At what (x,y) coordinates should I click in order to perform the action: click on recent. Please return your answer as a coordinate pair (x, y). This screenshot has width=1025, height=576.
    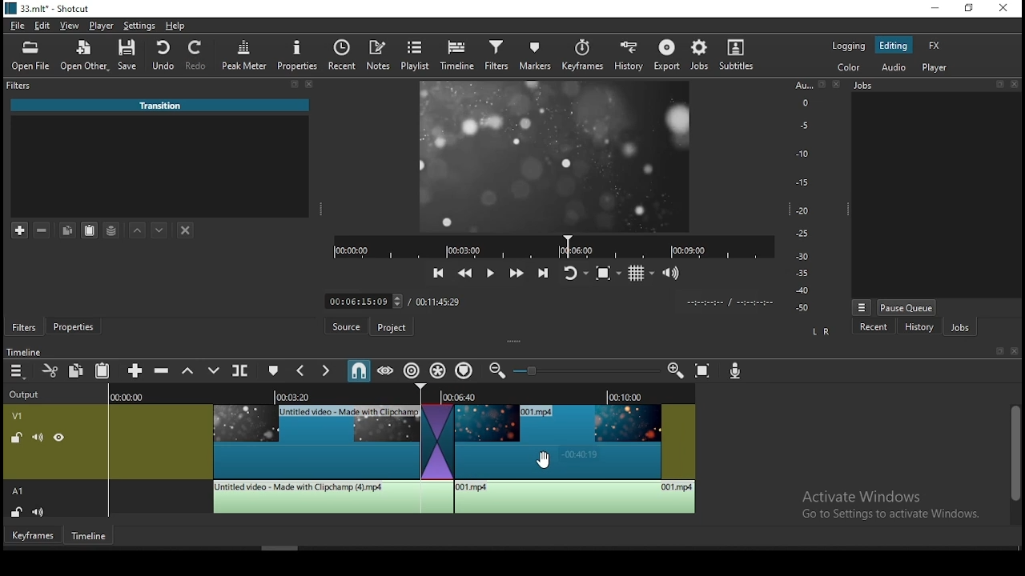
    Looking at the image, I should click on (874, 327).